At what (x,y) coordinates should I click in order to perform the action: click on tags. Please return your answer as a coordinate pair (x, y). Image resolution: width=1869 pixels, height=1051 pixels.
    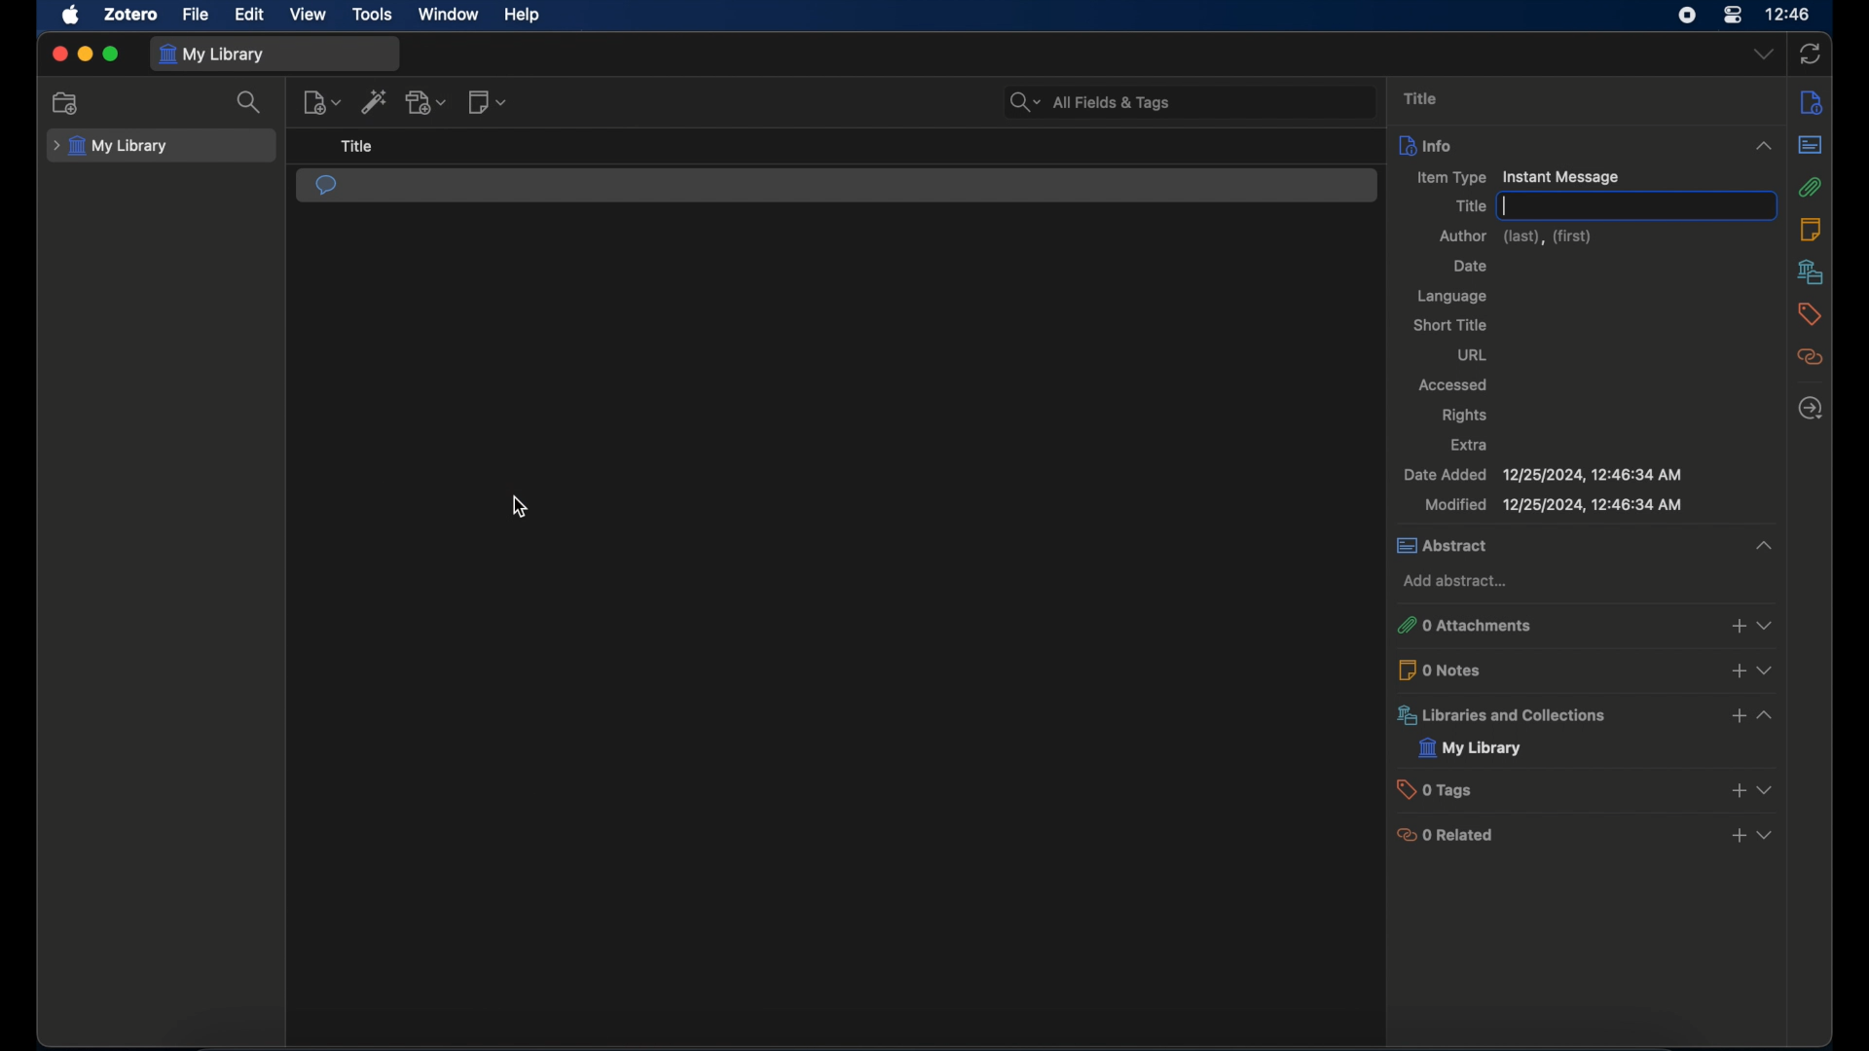
    Looking at the image, I should click on (1810, 314).